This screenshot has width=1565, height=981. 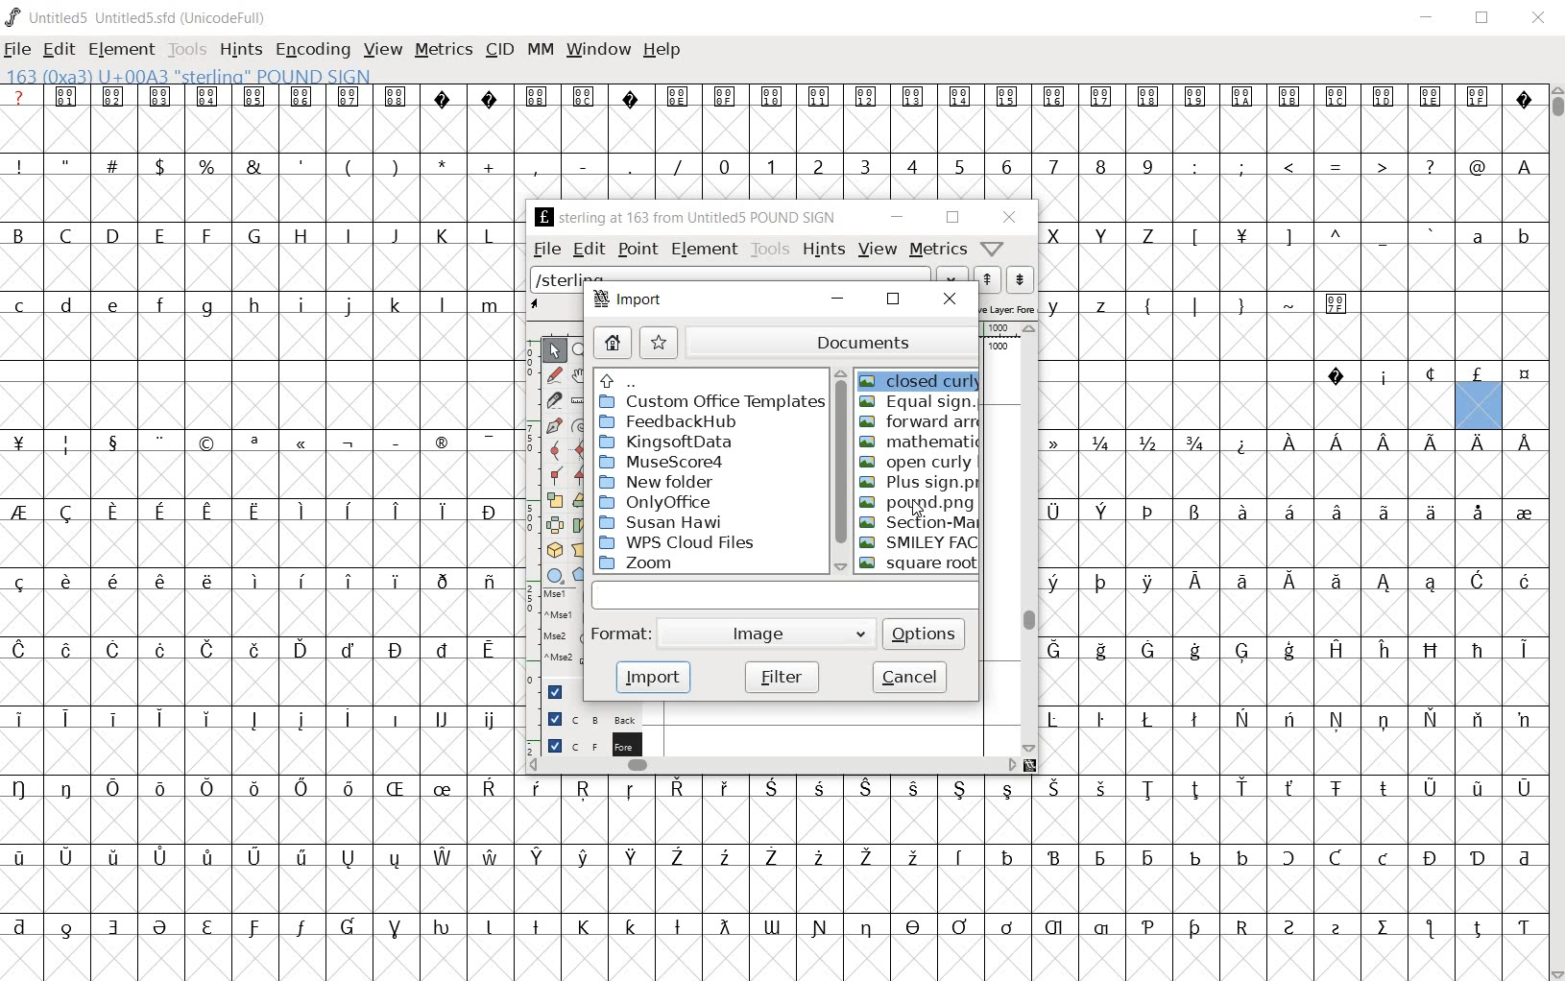 What do you see at coordinates (395, 582) in the screenshot?
I see `Symbol` at bounding box center [395, 582].